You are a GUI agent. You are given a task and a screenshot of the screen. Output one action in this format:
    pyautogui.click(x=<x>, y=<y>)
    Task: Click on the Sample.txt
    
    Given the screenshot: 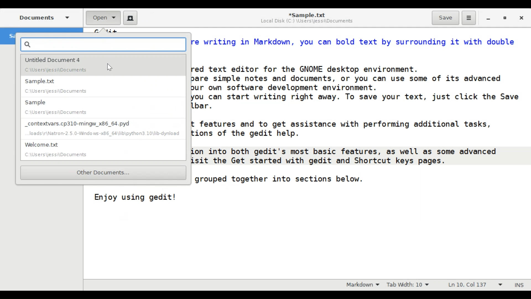 What is the action you would take?
    pyautogui.click(x=104, y=85)
    